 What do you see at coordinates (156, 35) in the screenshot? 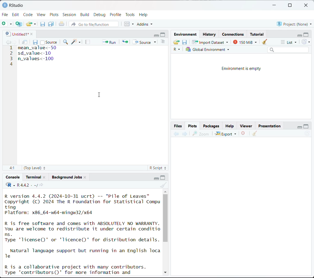
I see `minimize` at bounding box center [156, 35].